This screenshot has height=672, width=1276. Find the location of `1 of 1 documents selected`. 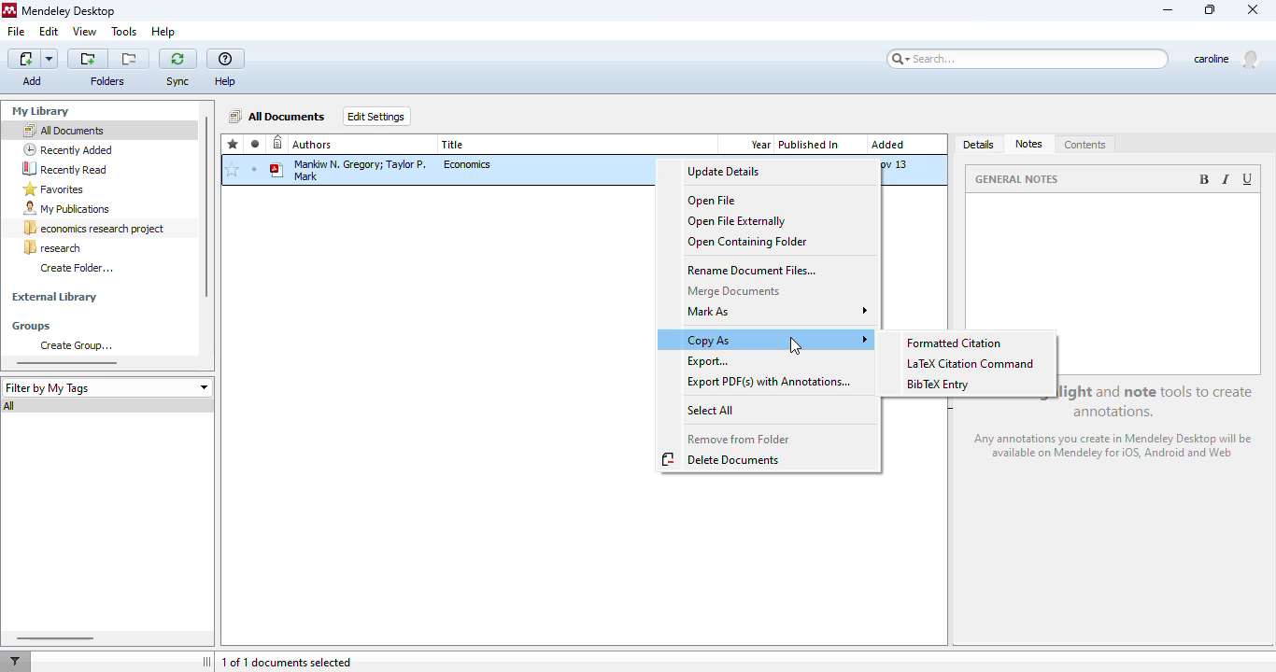

1 of 1 documents selected is located at coordinates (287, 663).